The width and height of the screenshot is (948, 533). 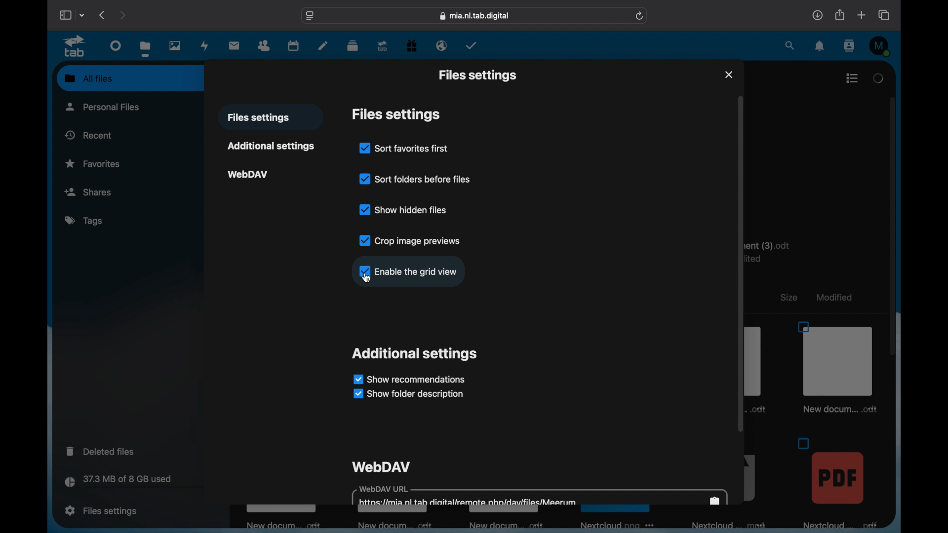 What do you see at coordinates (175, 46) in the screenshot?
I see `photos` at bounding box center [175, 46].